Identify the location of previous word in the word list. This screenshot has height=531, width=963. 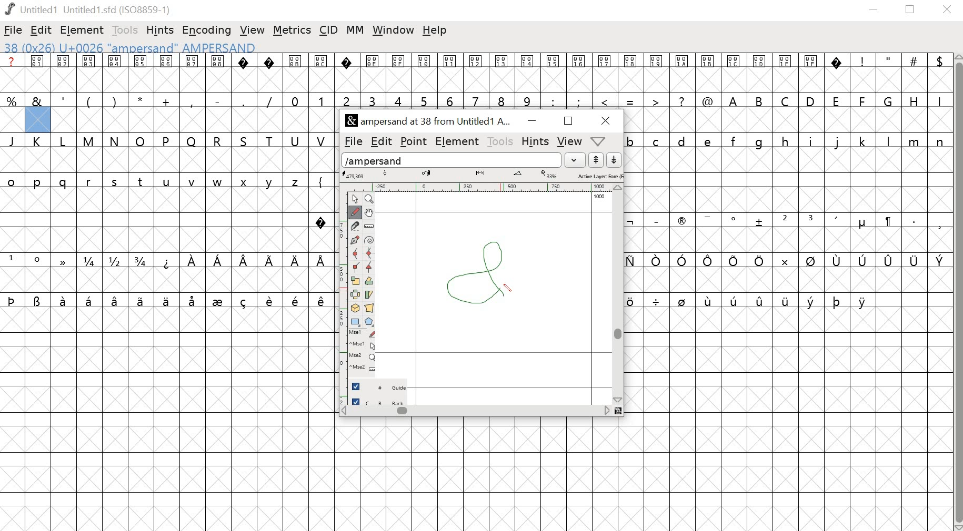
(596, 160).